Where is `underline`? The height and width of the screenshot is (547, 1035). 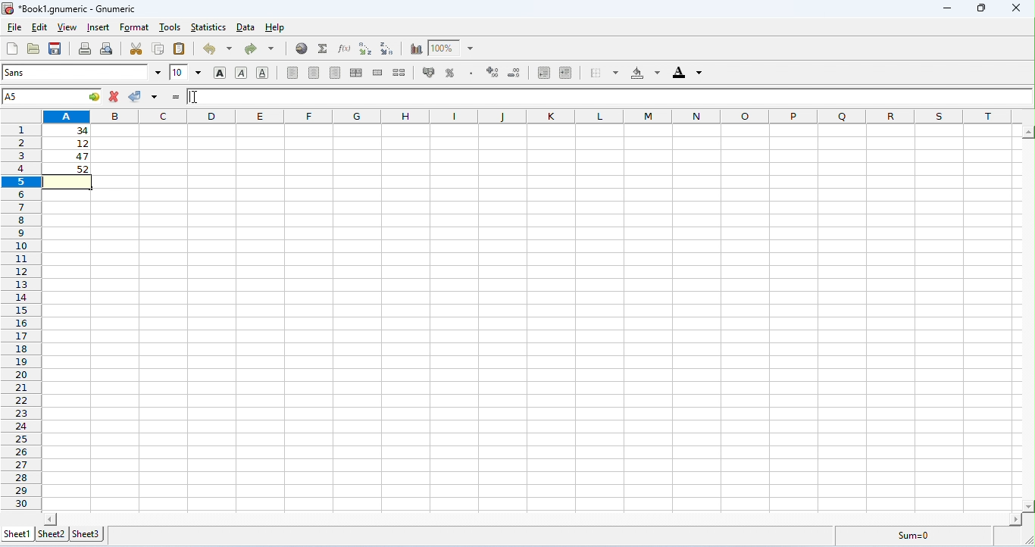
underline is located at coordinates (262, 72).